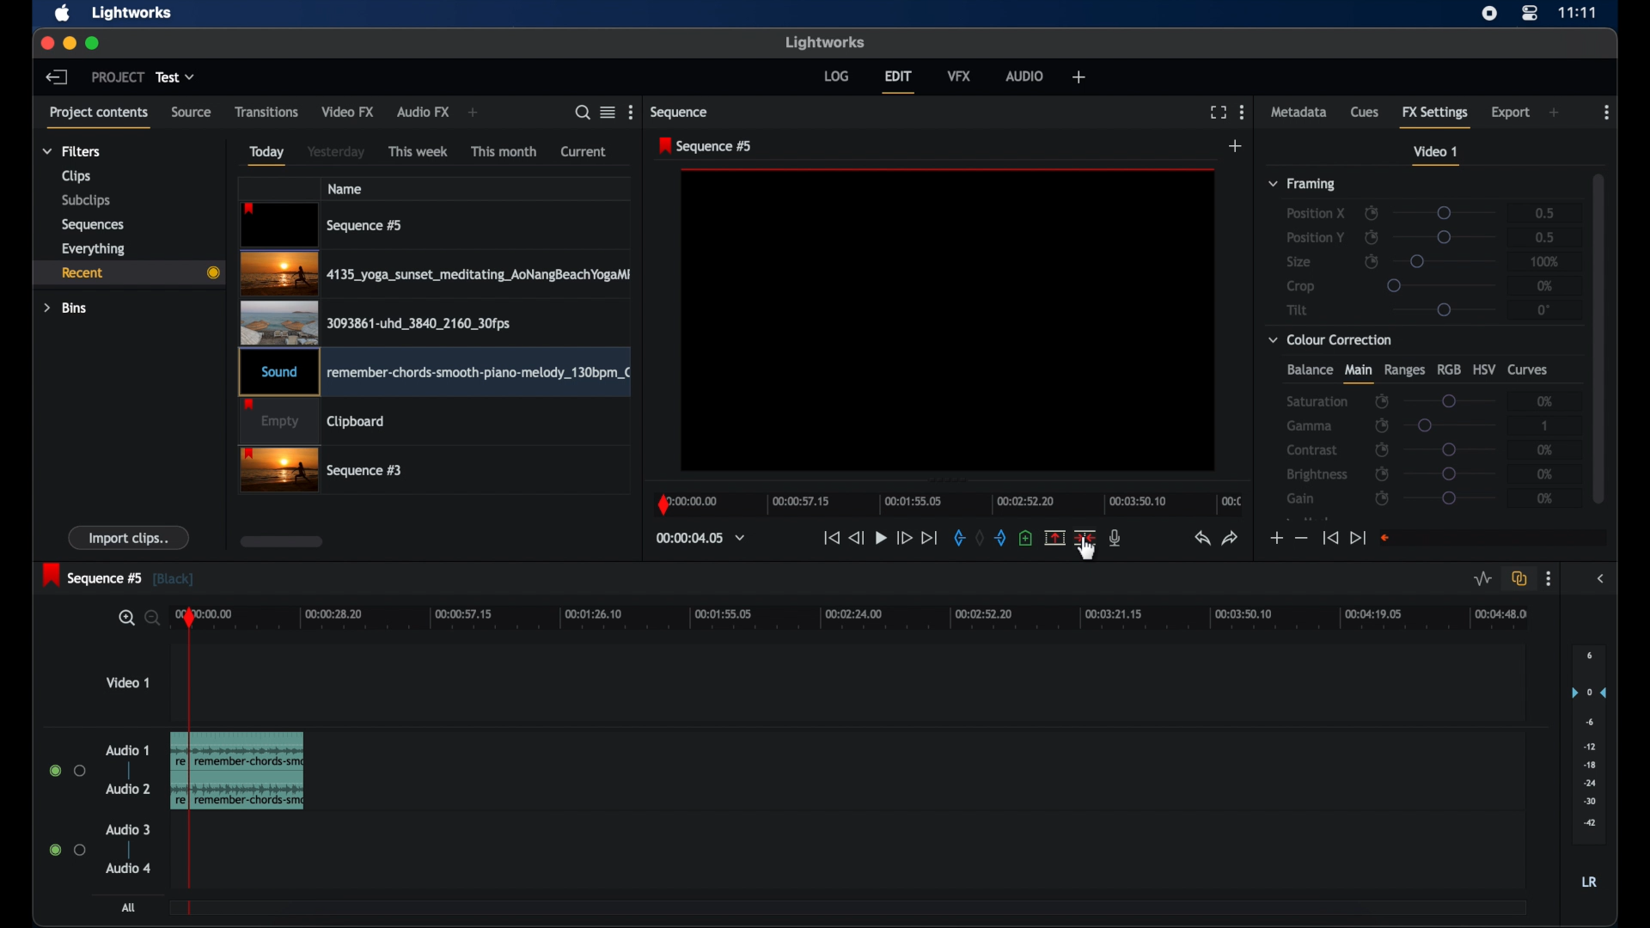 Image resolution: width=1650 pixels, height=928 pixels. Describe the element at coordinates (899, 82) in the screenshot. I see `edit` at that location.